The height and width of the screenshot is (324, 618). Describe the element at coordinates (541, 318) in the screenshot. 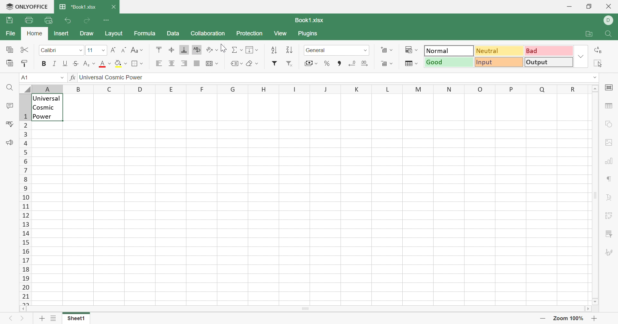

I see `Zoom out` at that location.